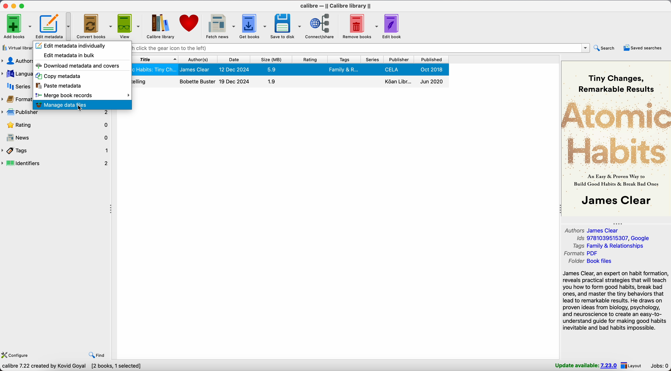 The width and height of the screenshot is (671, 371). I want to click on tags, so click(56, 150).